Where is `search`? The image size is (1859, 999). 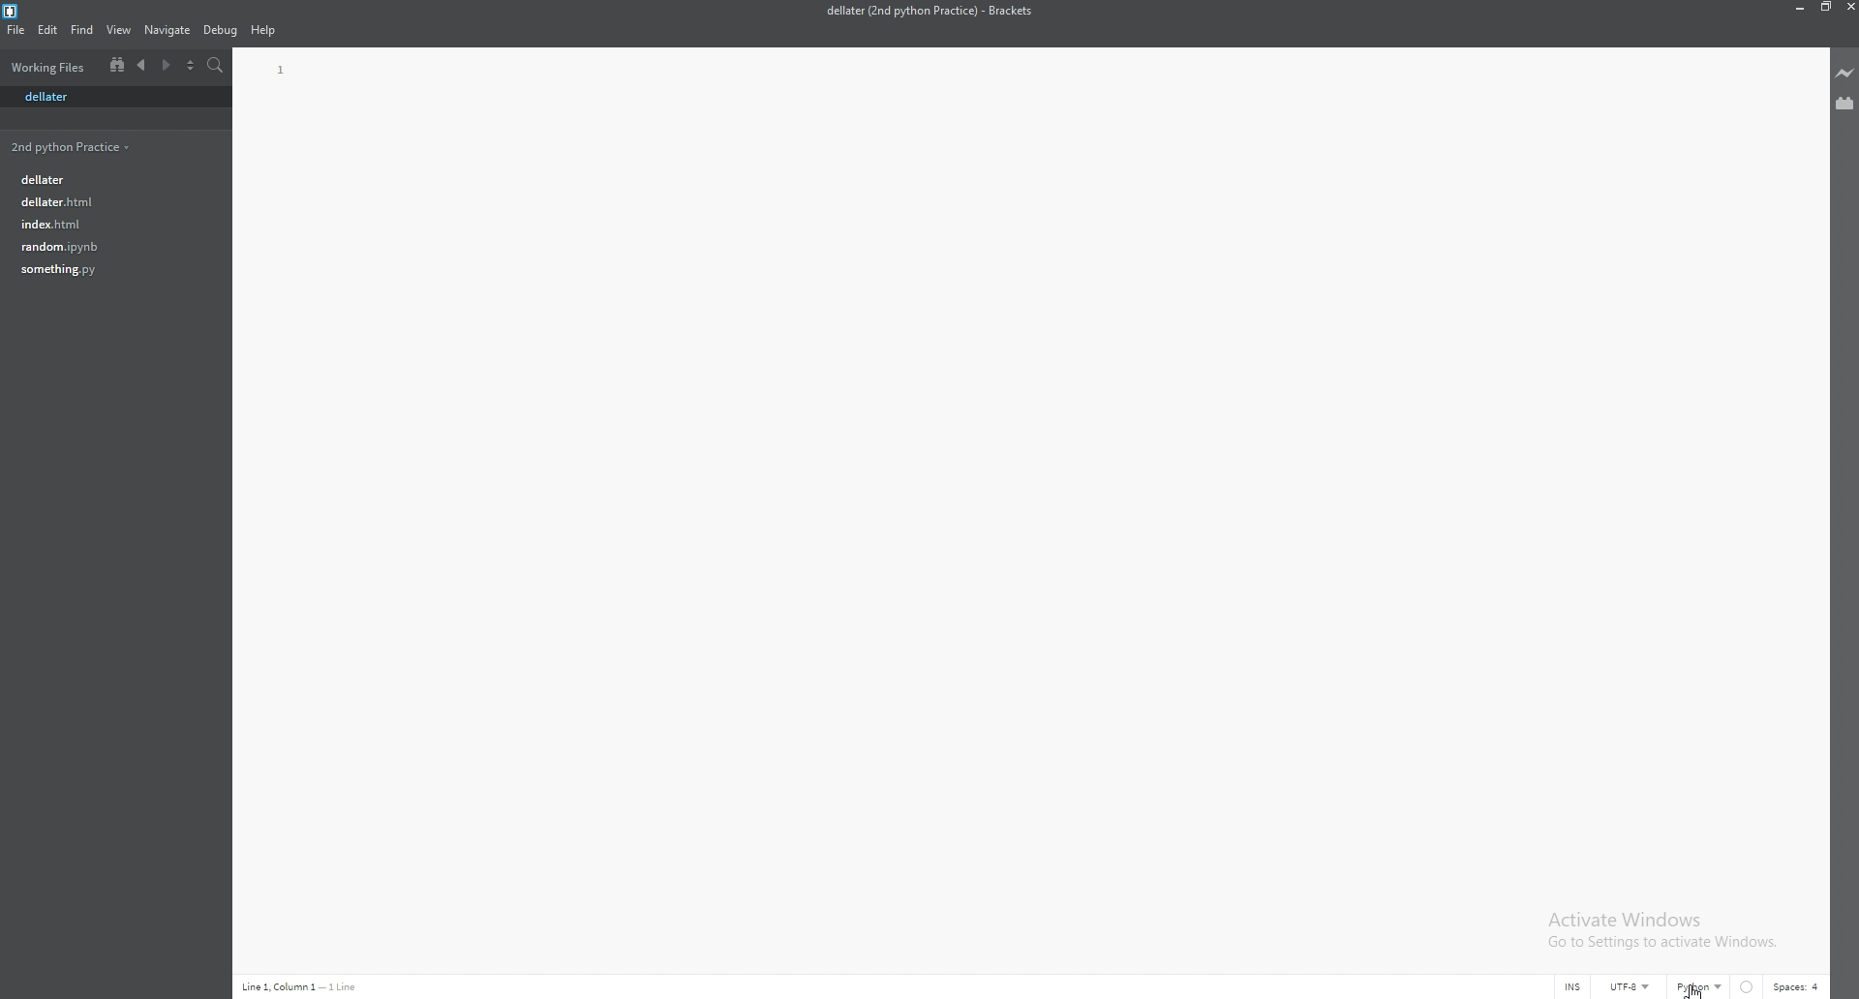 search is located at coordinates (217, 66).